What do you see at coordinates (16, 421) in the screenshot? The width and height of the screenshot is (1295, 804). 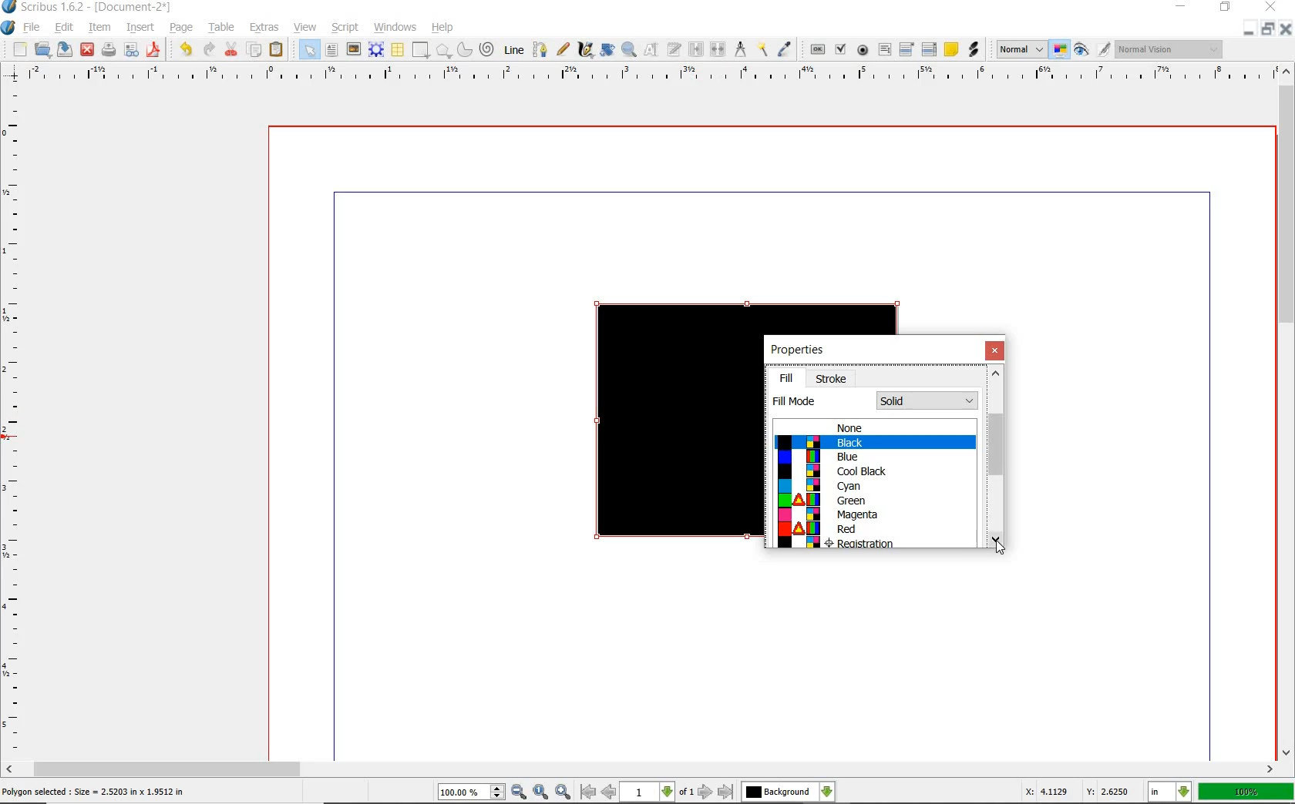 I see `ruler` at bounding box center [16, 421].